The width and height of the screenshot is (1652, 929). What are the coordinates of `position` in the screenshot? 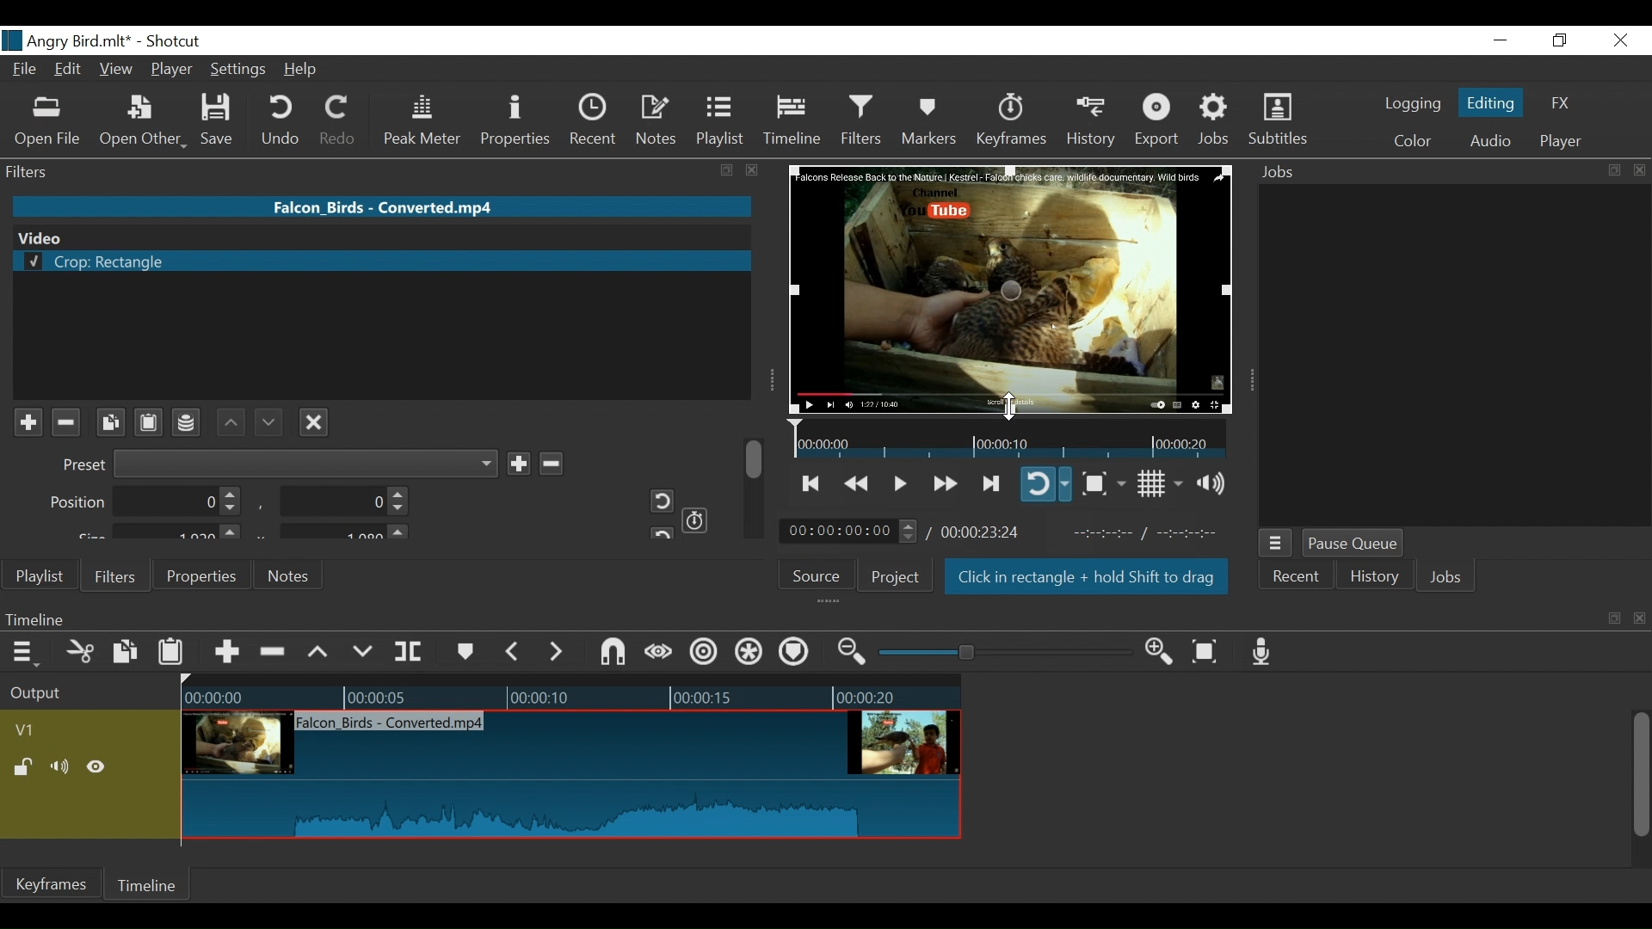 It's located at (146, 502).